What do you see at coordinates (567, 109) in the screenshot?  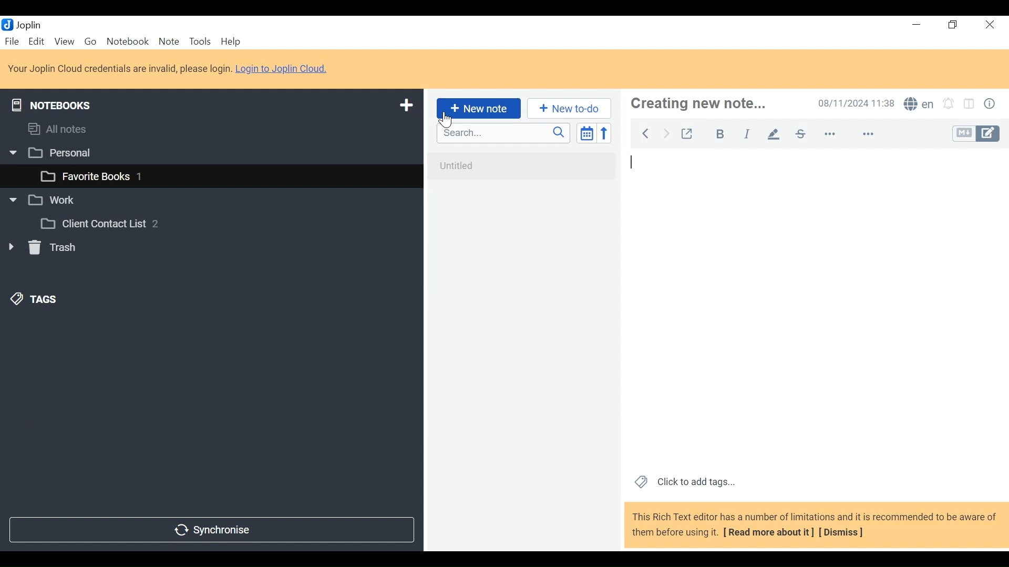 I see `New to do` at bounding box center [567, 109].